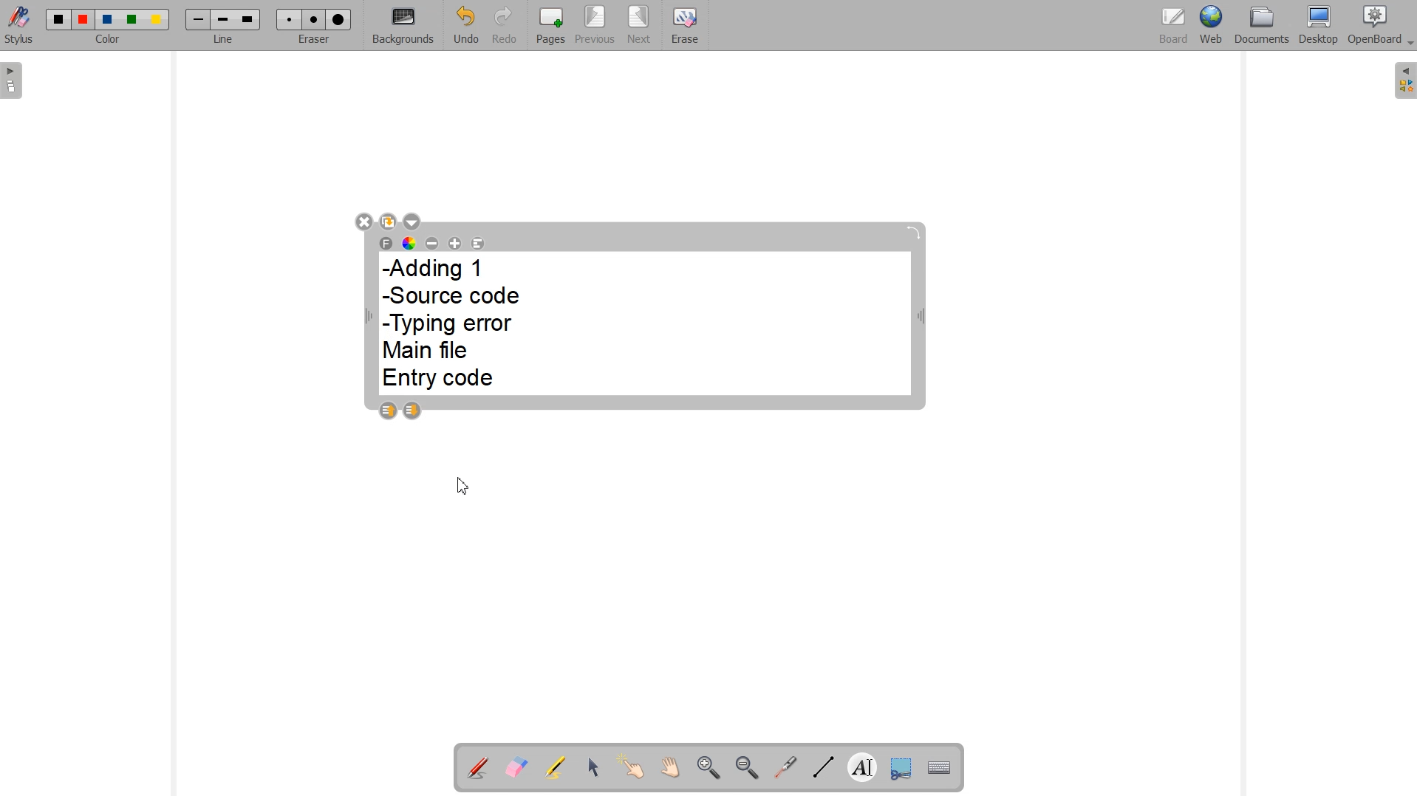 Image resolution: width=1417 pixels, height=796 pixels. Describe the element at coordinates (409, 243) in the screenshot. I see `Text color` at that location.